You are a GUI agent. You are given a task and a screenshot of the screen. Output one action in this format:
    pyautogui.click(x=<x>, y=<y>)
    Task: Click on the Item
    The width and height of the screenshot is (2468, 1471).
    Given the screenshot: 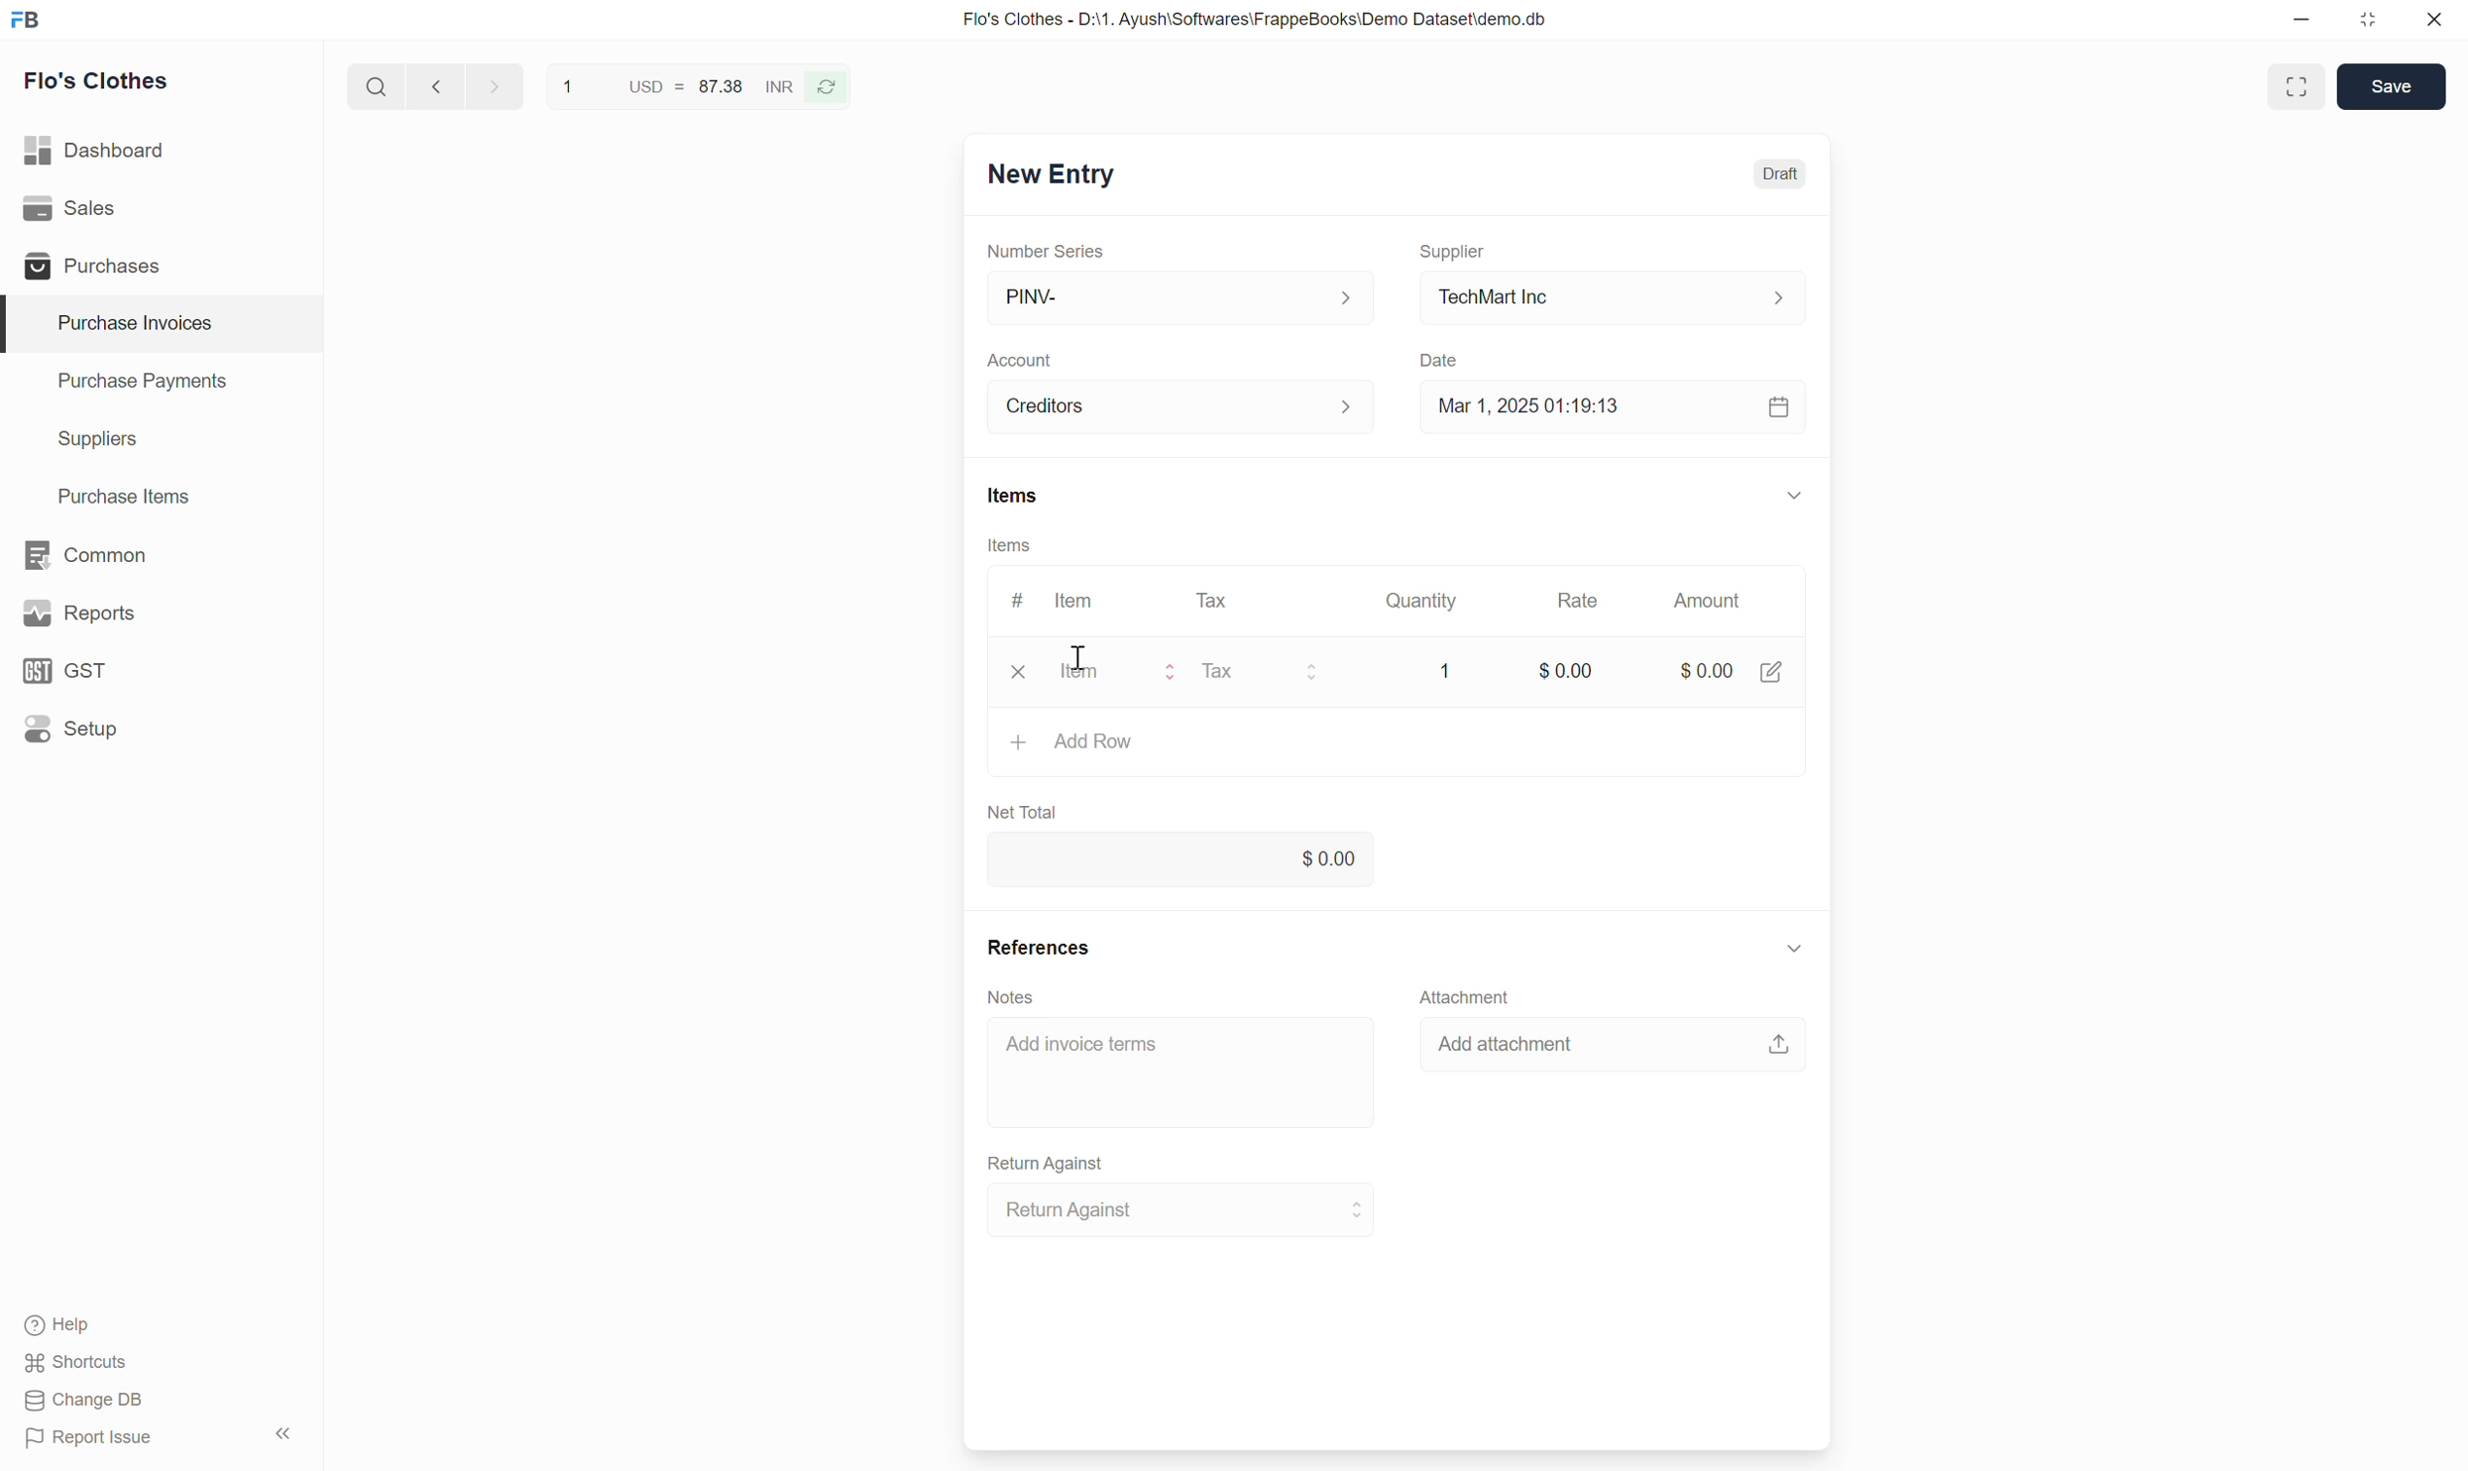 What is the action you would take?
    pyautogui.click(x=1117, y=672)
    